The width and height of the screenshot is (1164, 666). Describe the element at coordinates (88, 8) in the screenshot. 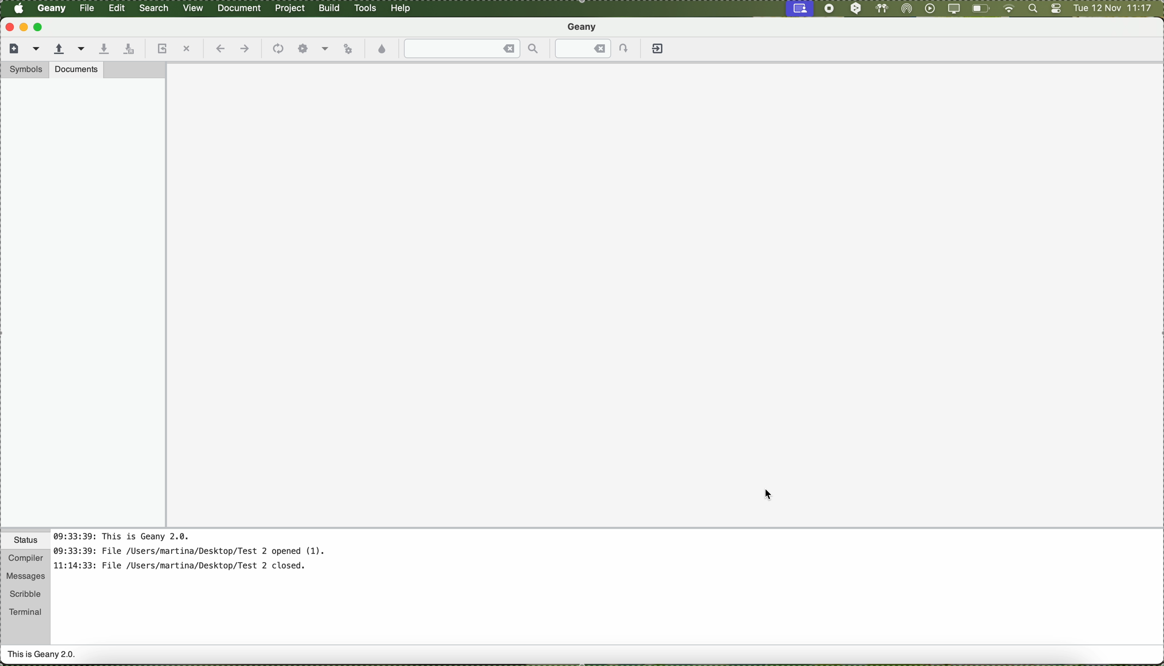

I see `file` at that location.